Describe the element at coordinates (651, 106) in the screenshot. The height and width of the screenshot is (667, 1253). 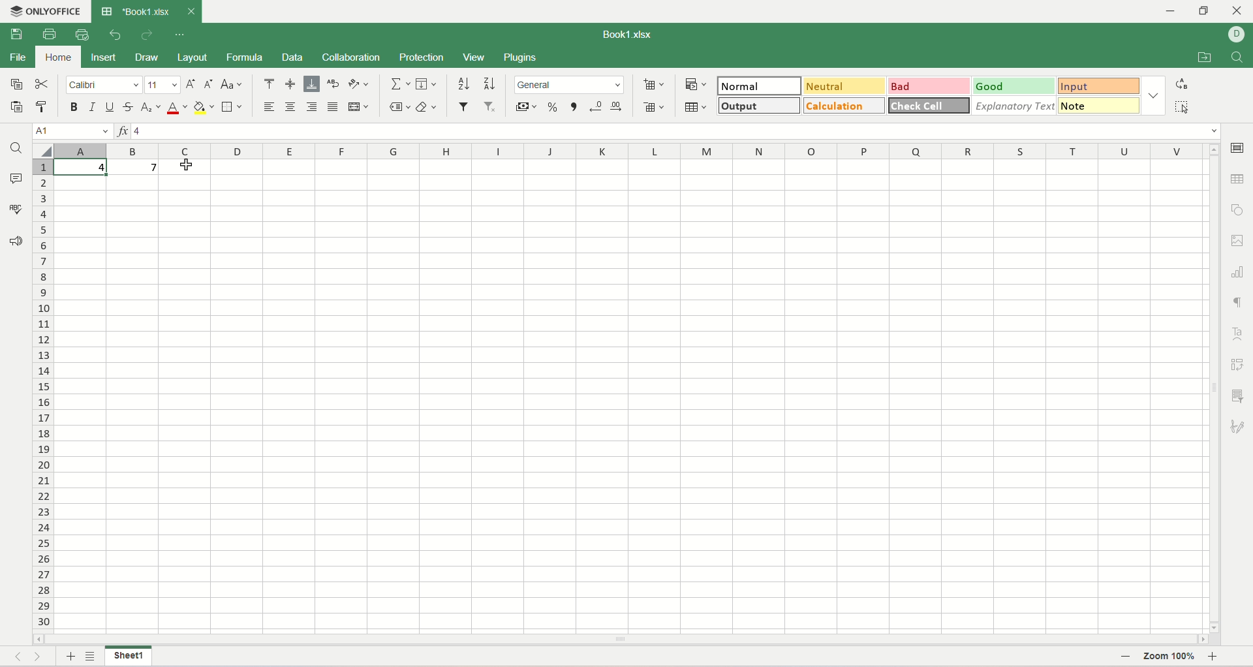
I see `remove cell` at that location.